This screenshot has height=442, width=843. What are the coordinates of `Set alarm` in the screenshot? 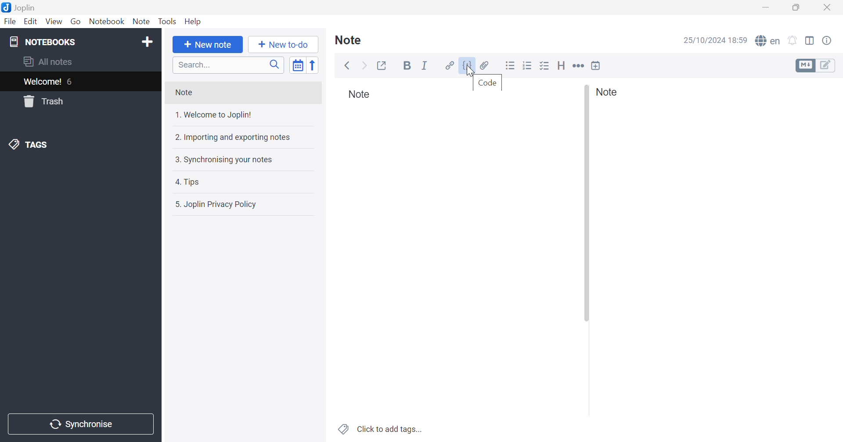 It's located at (793, 42).